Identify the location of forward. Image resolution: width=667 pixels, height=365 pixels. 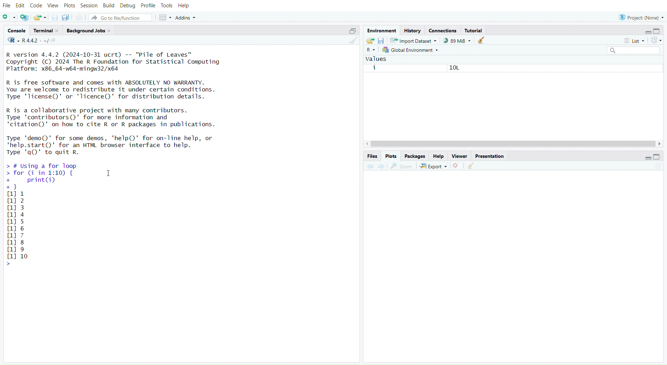
(383, 167).